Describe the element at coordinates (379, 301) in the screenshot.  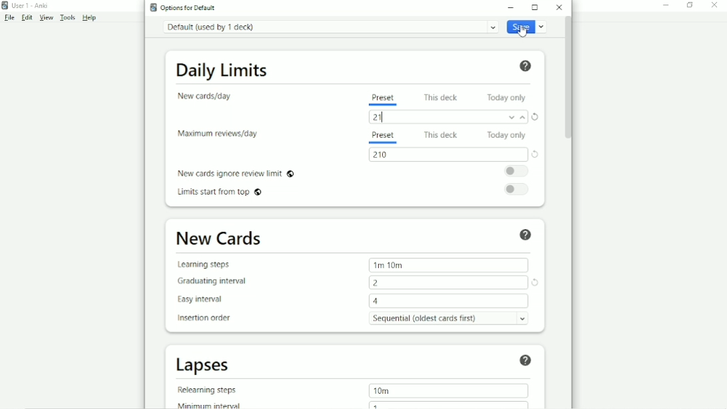
I see `4` at that location.